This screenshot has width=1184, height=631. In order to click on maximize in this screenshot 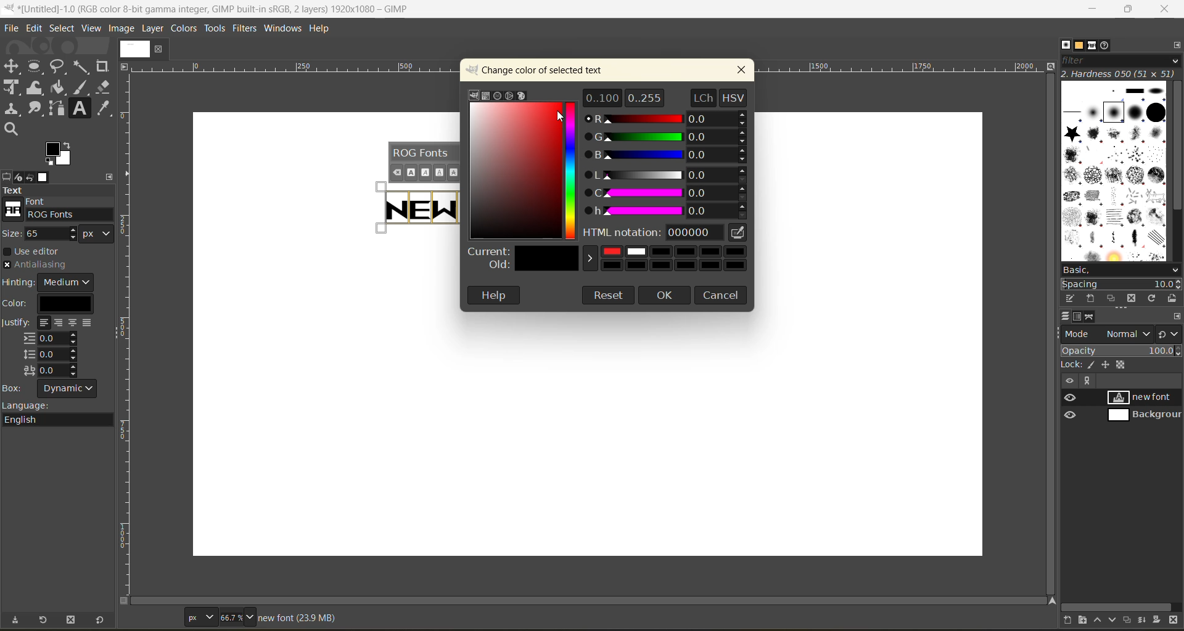, I will do `click(1132, 9)`.